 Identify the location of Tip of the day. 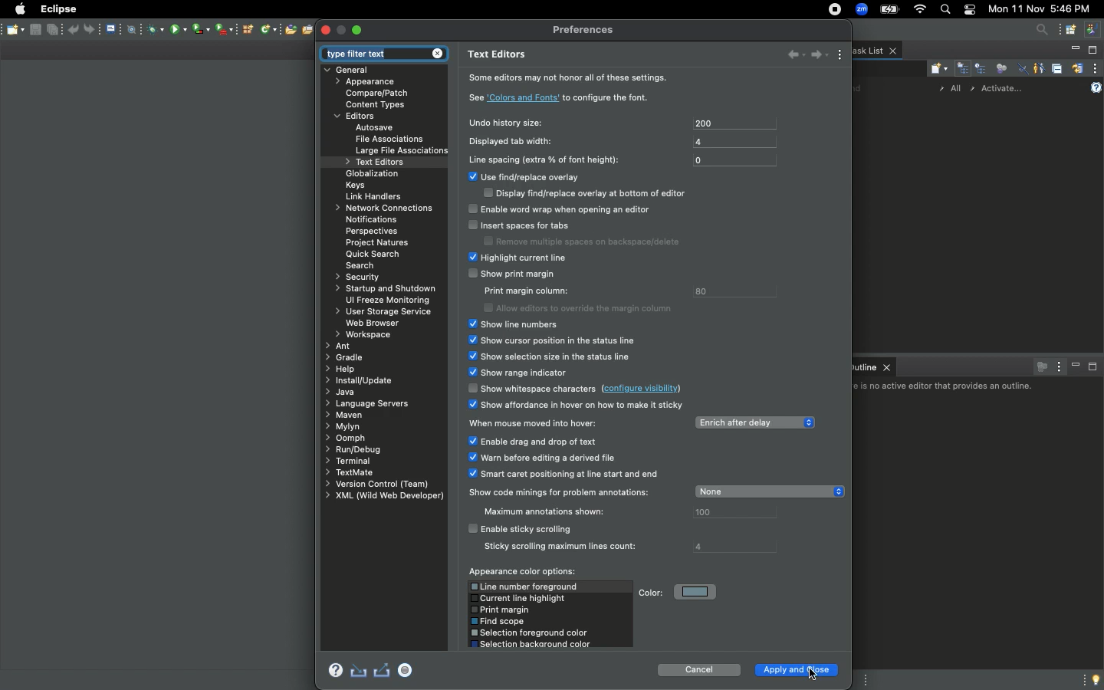
(1093, 679).